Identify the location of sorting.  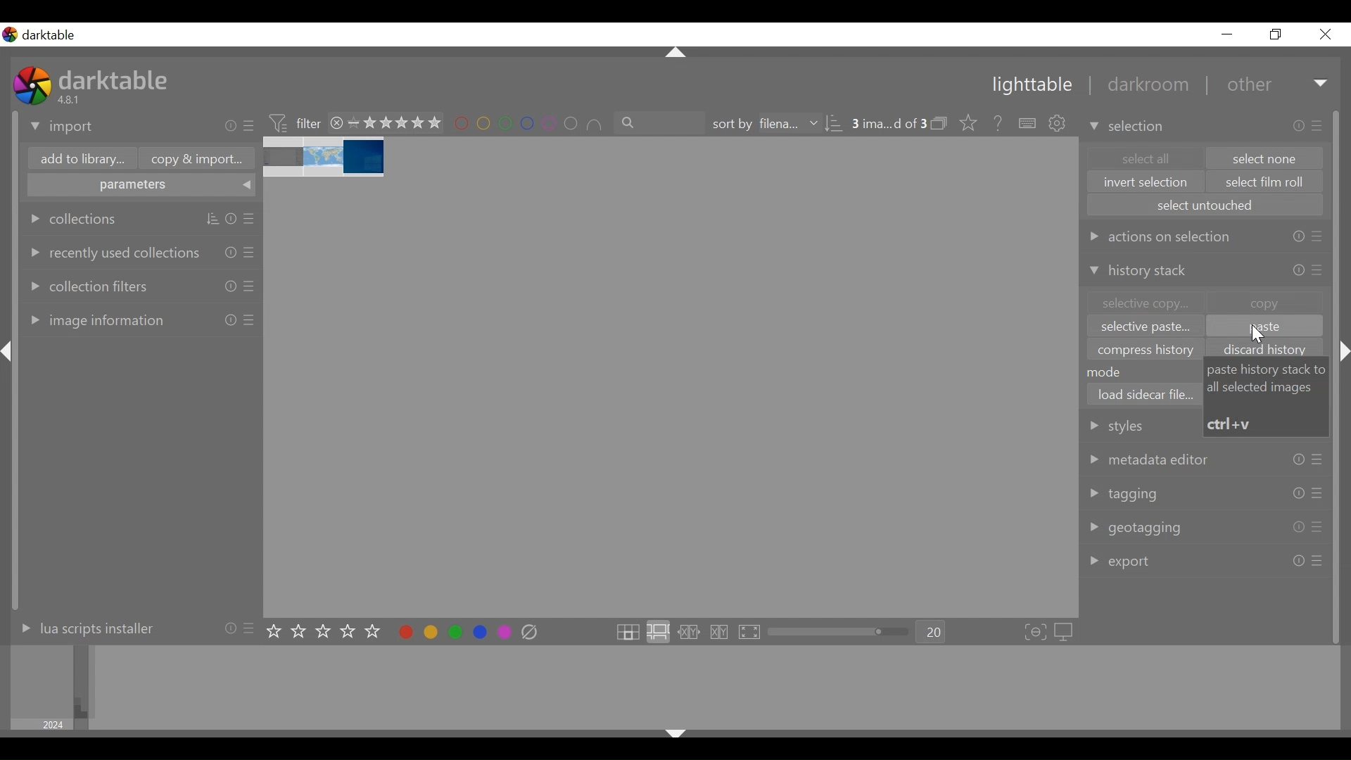
(213, 220).